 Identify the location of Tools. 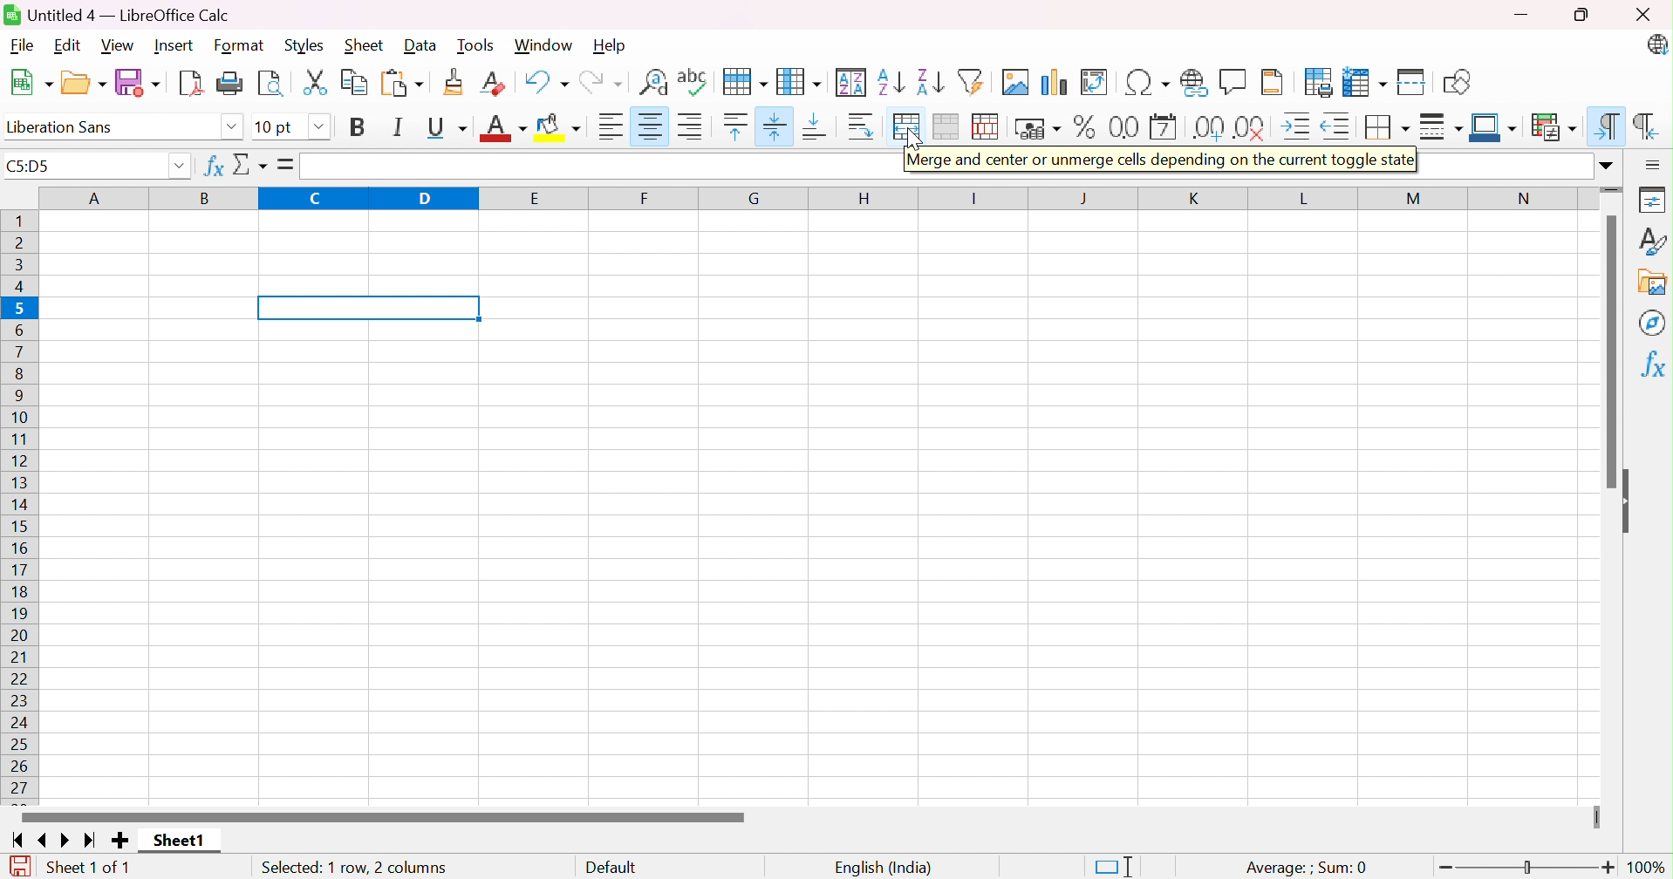
(477, 44).